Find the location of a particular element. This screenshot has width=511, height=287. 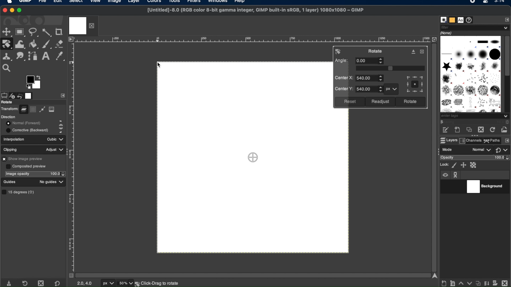

close is located at coordinates (422, 52).